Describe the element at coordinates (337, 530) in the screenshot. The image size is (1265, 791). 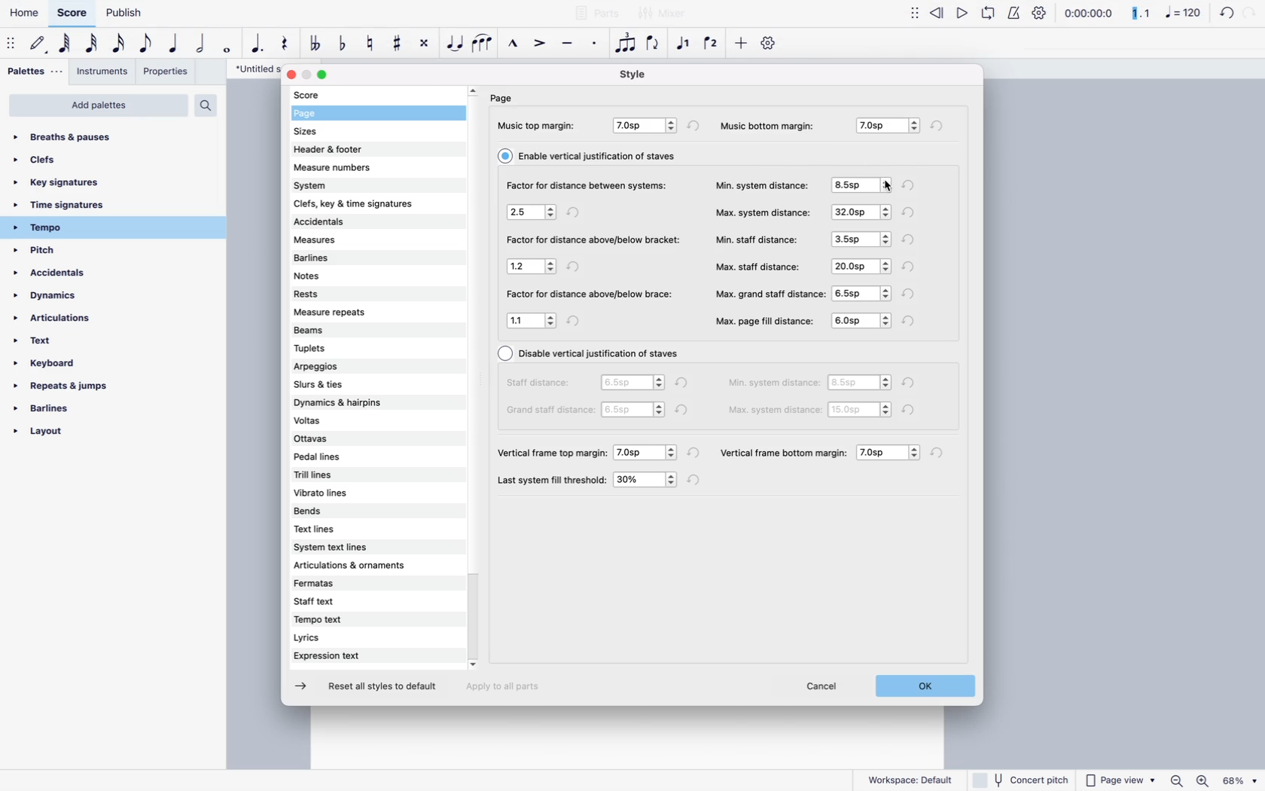
I see `text lines` at that location.